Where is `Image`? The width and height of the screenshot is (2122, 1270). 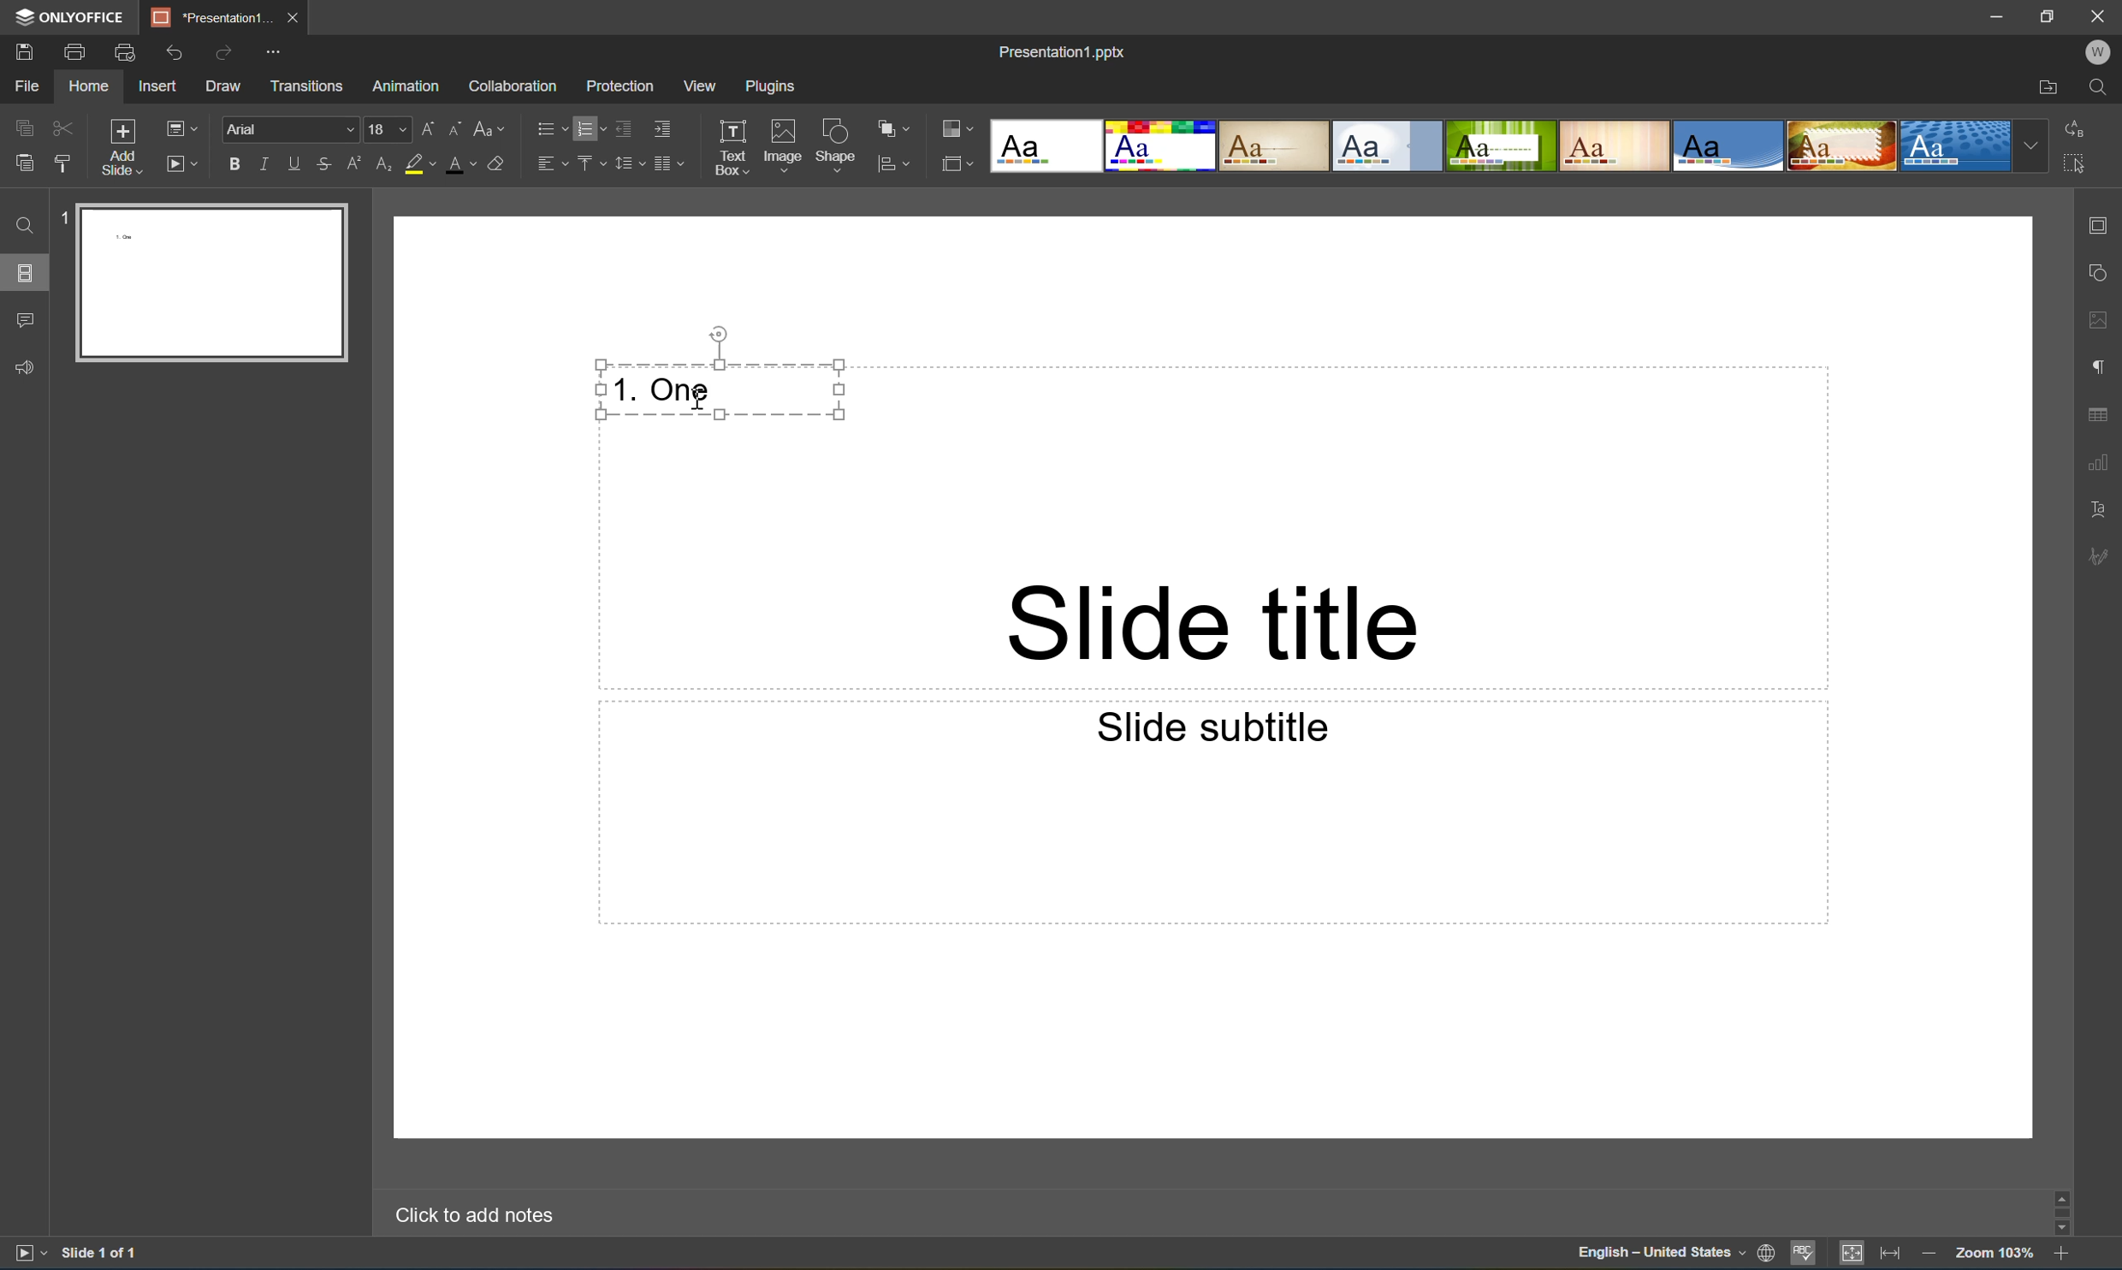 Image is located at coordinates (784, 143).